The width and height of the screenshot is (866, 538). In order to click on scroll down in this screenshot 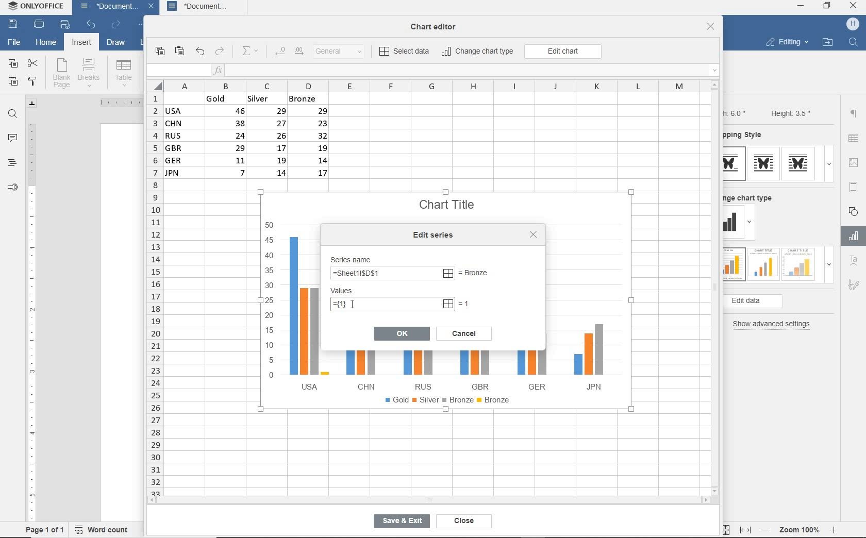, I will do `click(715, 490)`.